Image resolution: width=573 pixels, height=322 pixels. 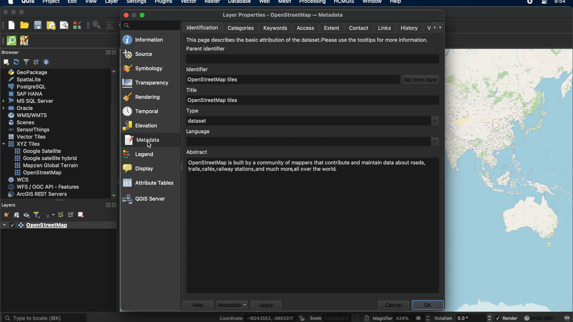 I want to click on identify features, so click(x=98, y=25).